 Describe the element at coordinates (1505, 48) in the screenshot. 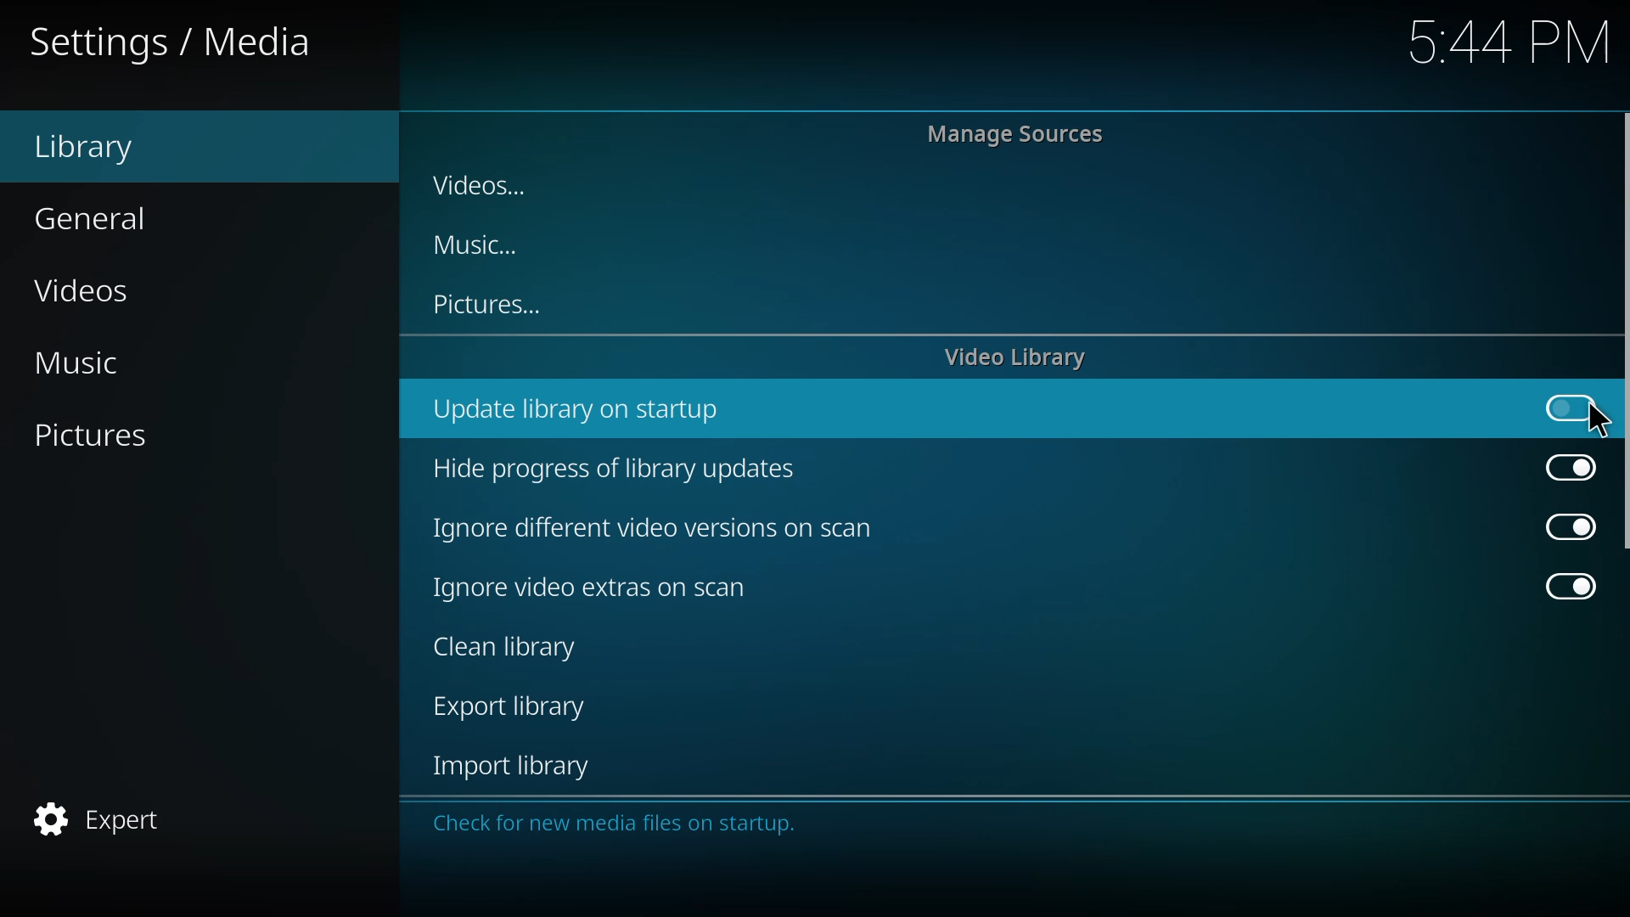

I see `5:44 PNM` at that location.